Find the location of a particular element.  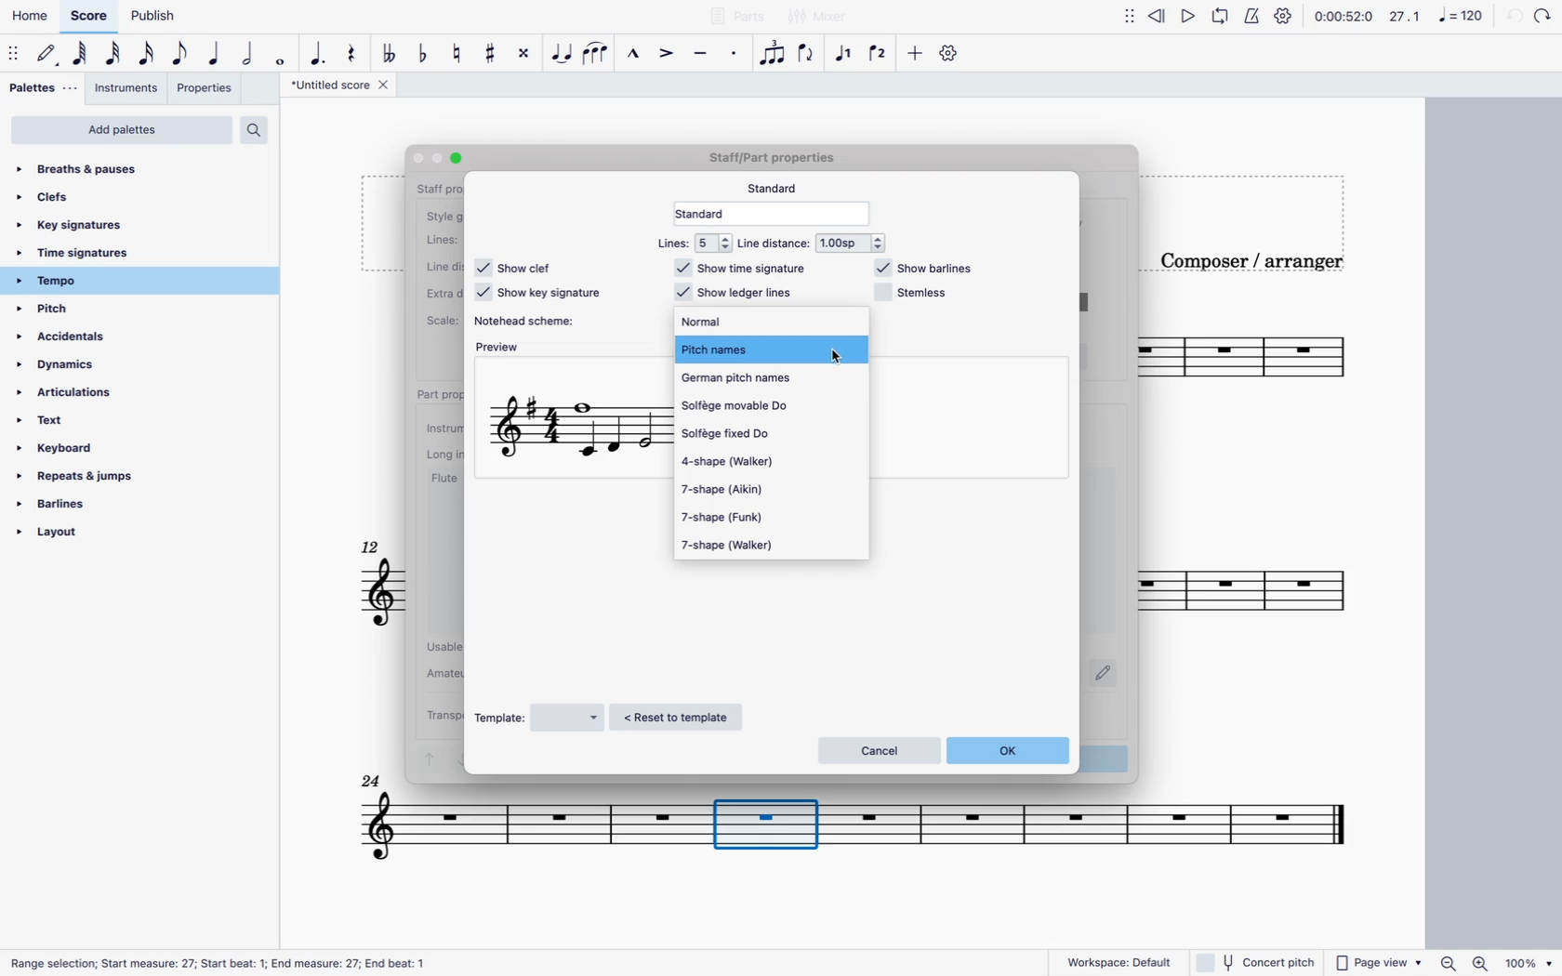

toggle natural is located at coordinates (458, 54).